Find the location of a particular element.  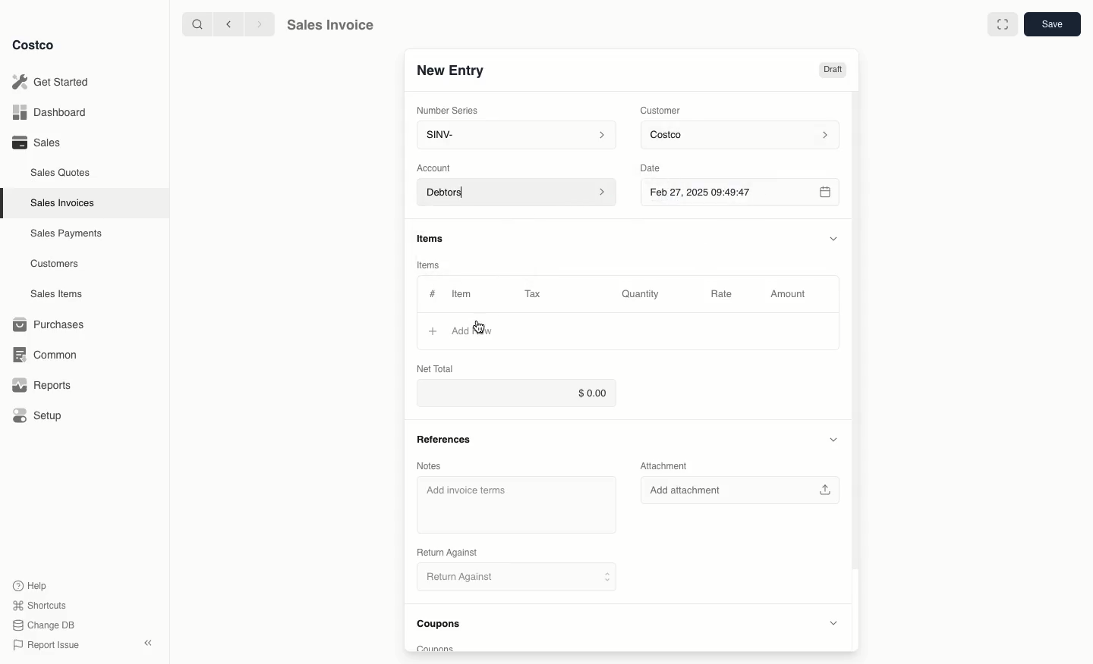

Tax is located at coordinates (537, 293).